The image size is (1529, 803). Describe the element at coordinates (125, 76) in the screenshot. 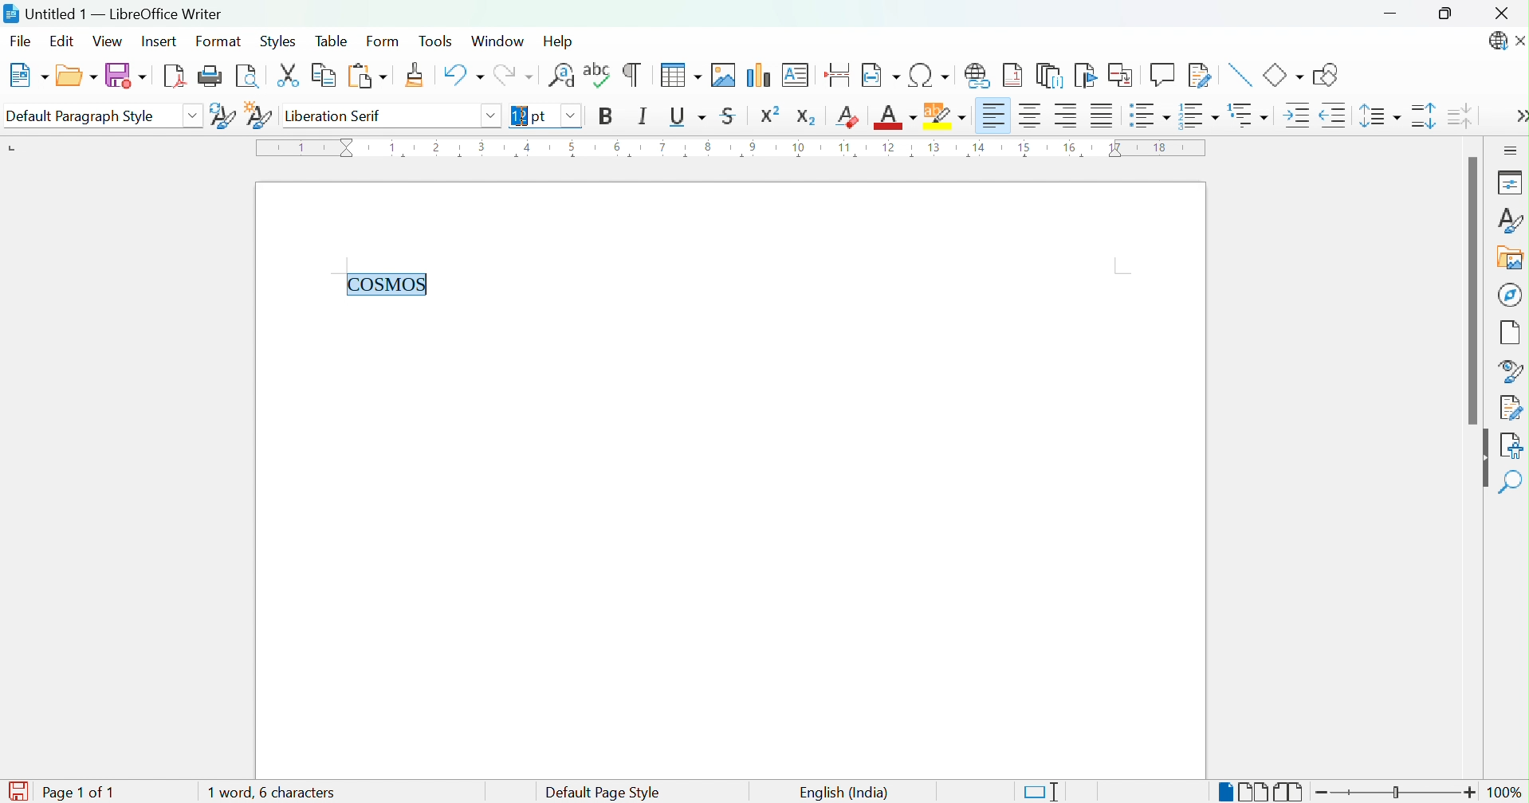

I see `Save` at that location.